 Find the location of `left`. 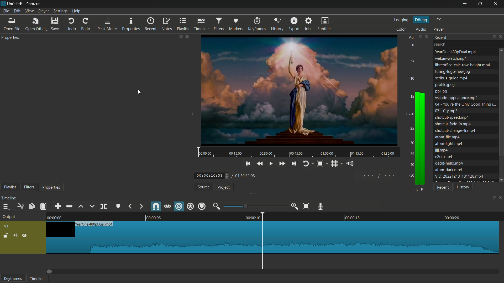

left is located at coordinates (416, 138).